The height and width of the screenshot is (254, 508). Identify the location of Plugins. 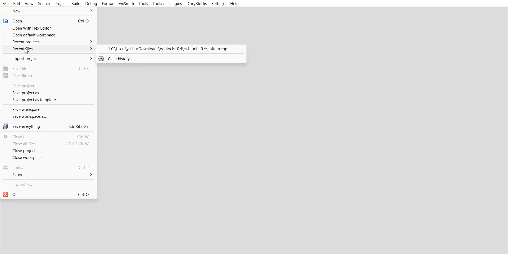
(175, 3).